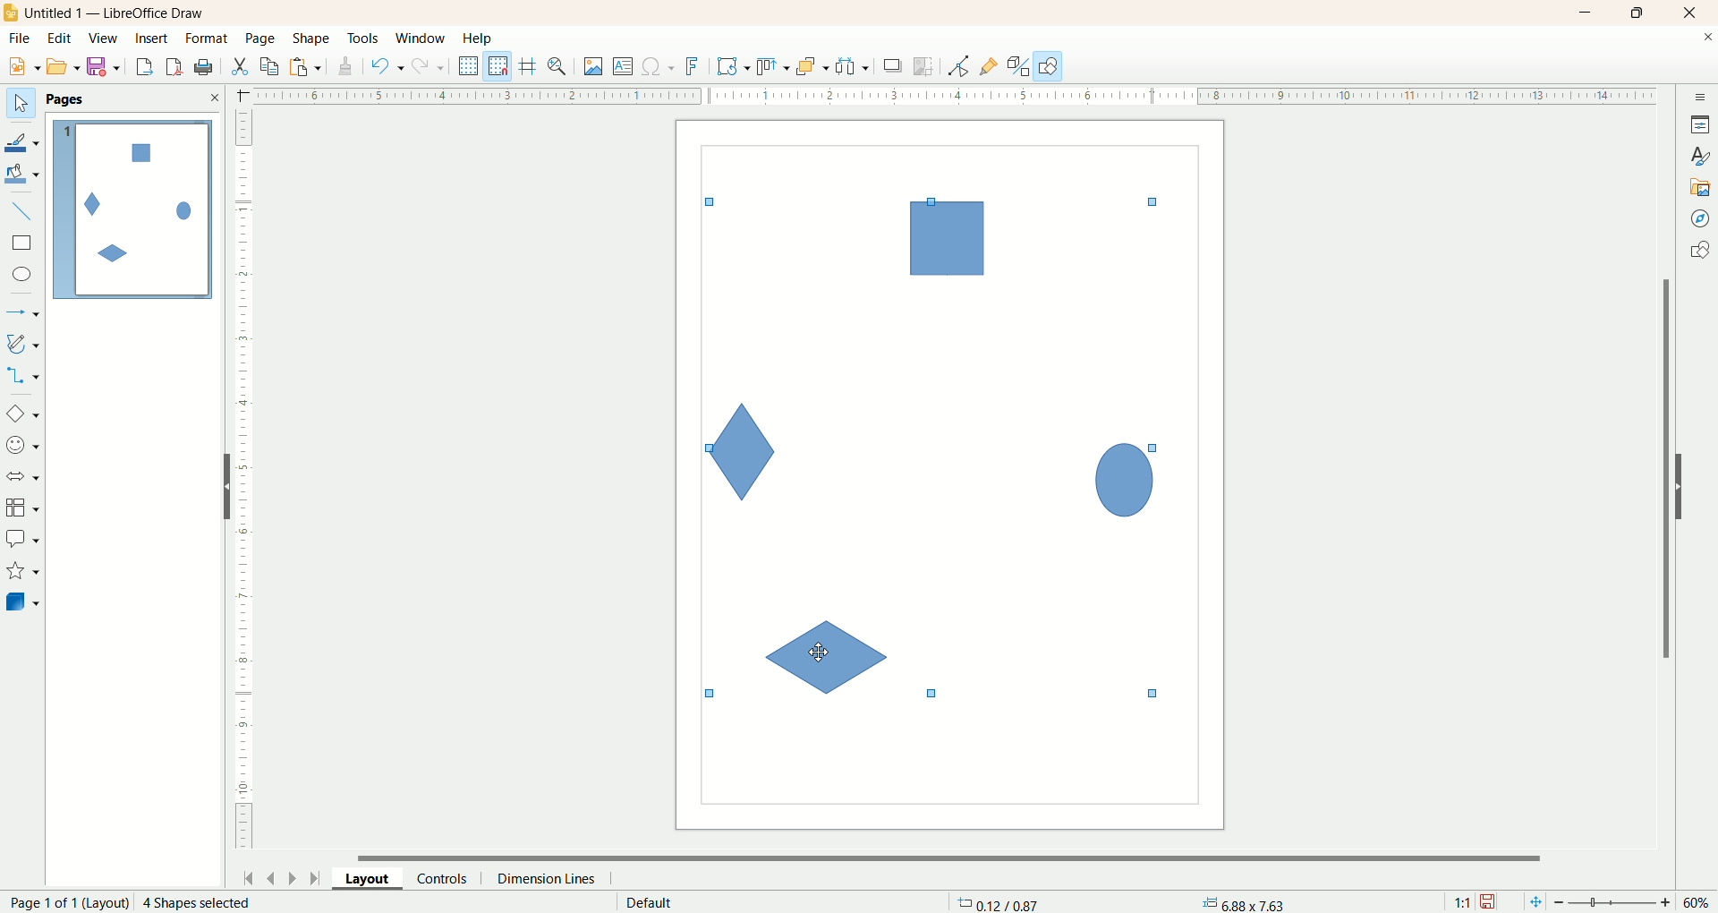 This screenshot has height=913, width=1718. Describe the element at coordinates (1694, 13) in the screenshot. I see `close` at that location.